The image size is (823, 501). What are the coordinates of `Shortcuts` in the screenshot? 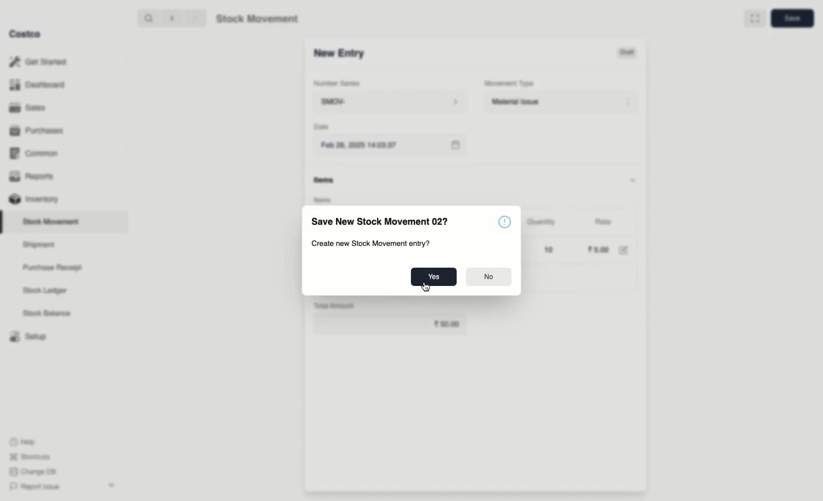 It's located at (30, 455).